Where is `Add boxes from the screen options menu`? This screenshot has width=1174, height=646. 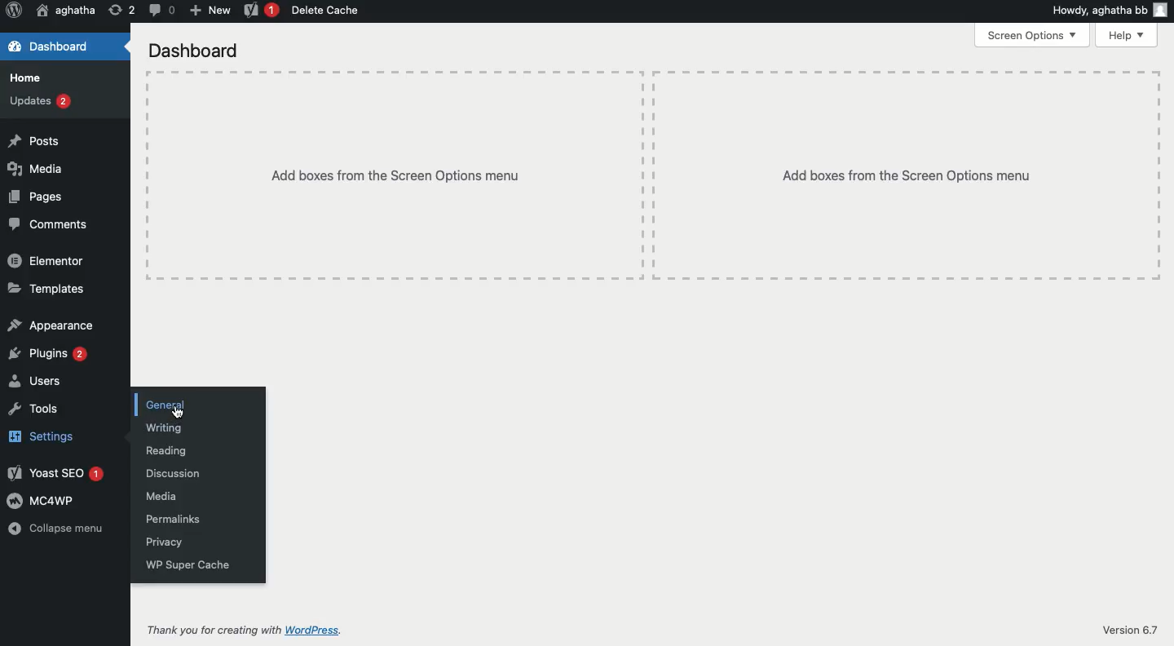
Add boxes from the screen options menu is located at coordinates (652, 176).